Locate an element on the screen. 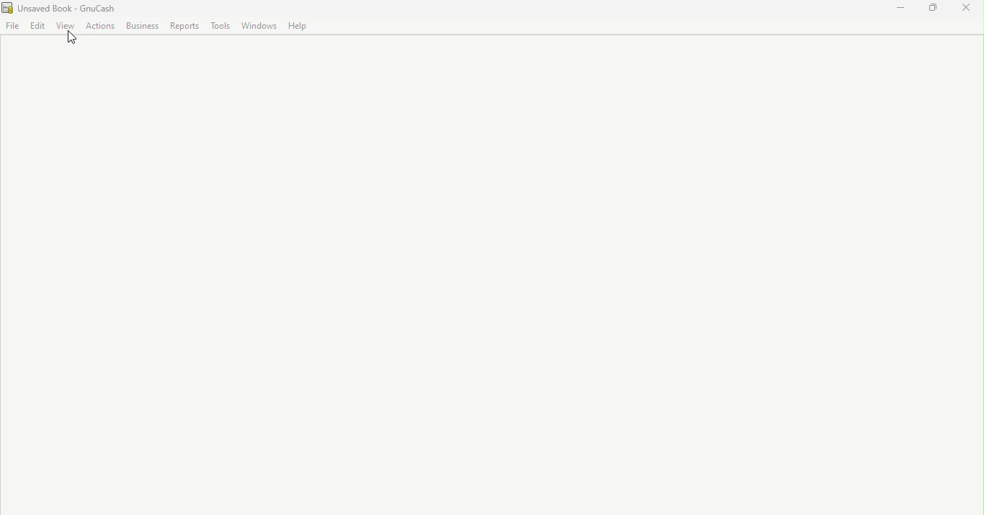 Image resolution: width=984 pixels, height=515 pixels. Reports is located at coordinates (184, 27).